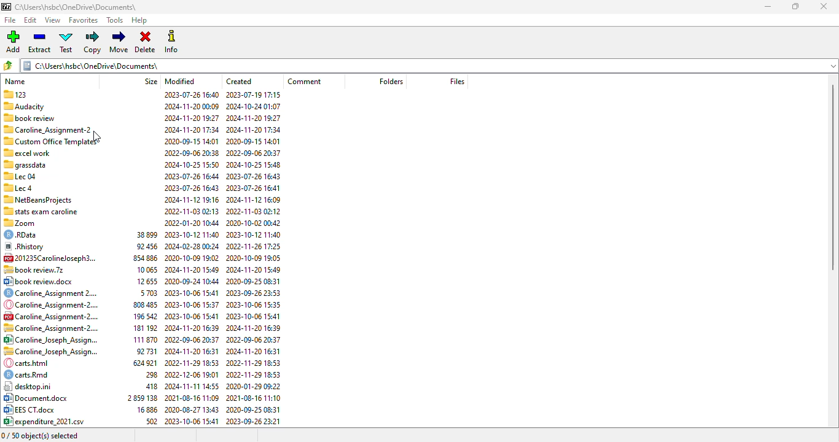 This screenshot has height=442, width=839. What do you see at coordinates (255, 246) in the screenshot?
I see `2022-11-26 17:25` at bounding box center [255, 246].